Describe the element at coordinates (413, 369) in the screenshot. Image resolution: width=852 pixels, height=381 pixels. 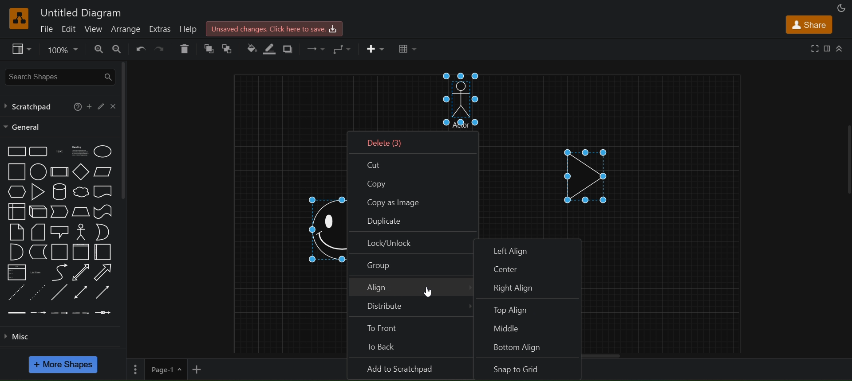
I see `add to scratchpad` at that location.